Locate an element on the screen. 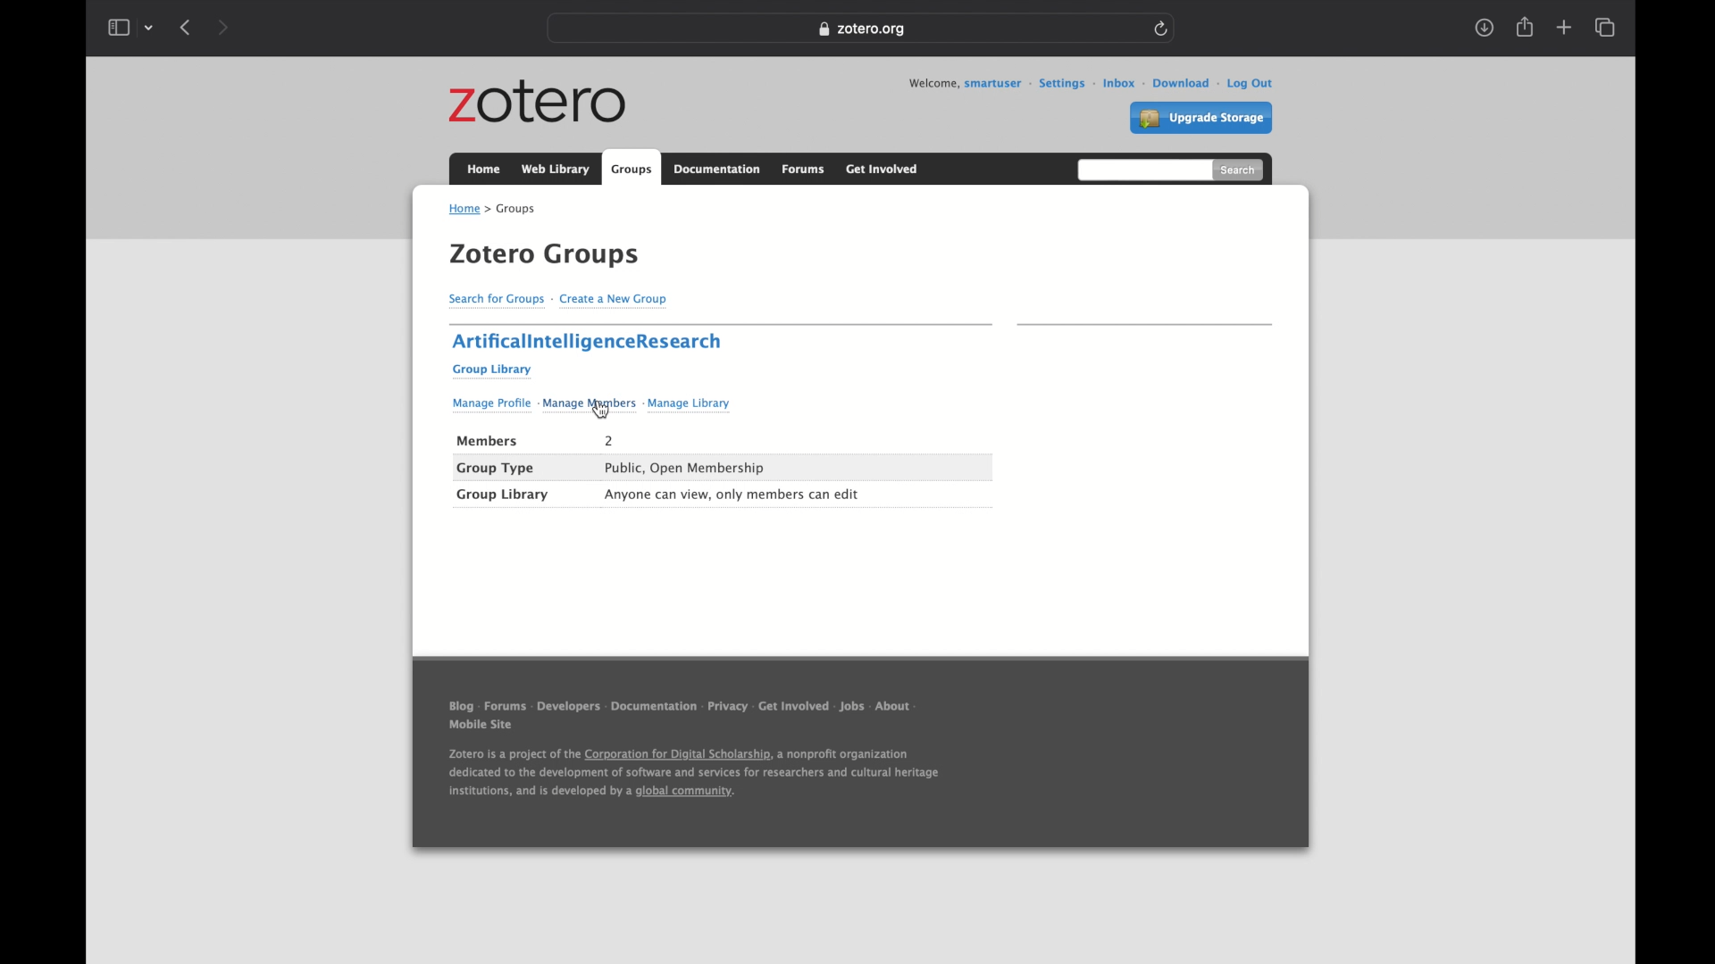 The height and width of the screenshot is (964, 1715). inbox is located at coordinates (1112, 82).